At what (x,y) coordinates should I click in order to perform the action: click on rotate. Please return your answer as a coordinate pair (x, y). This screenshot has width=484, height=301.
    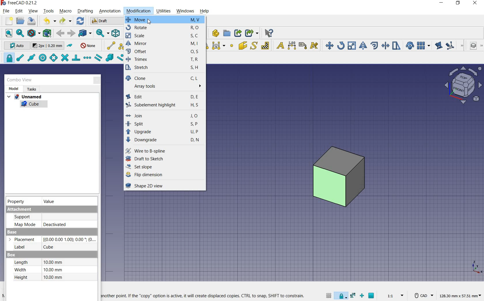
    Looking at the image, I should click on (341, 45).